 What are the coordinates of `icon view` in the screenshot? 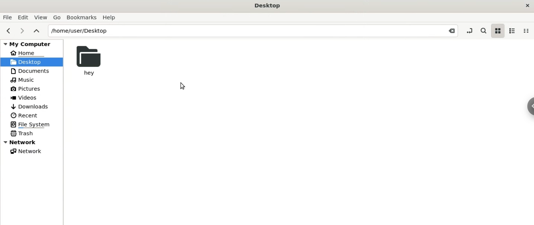 It's located at (498, 31).